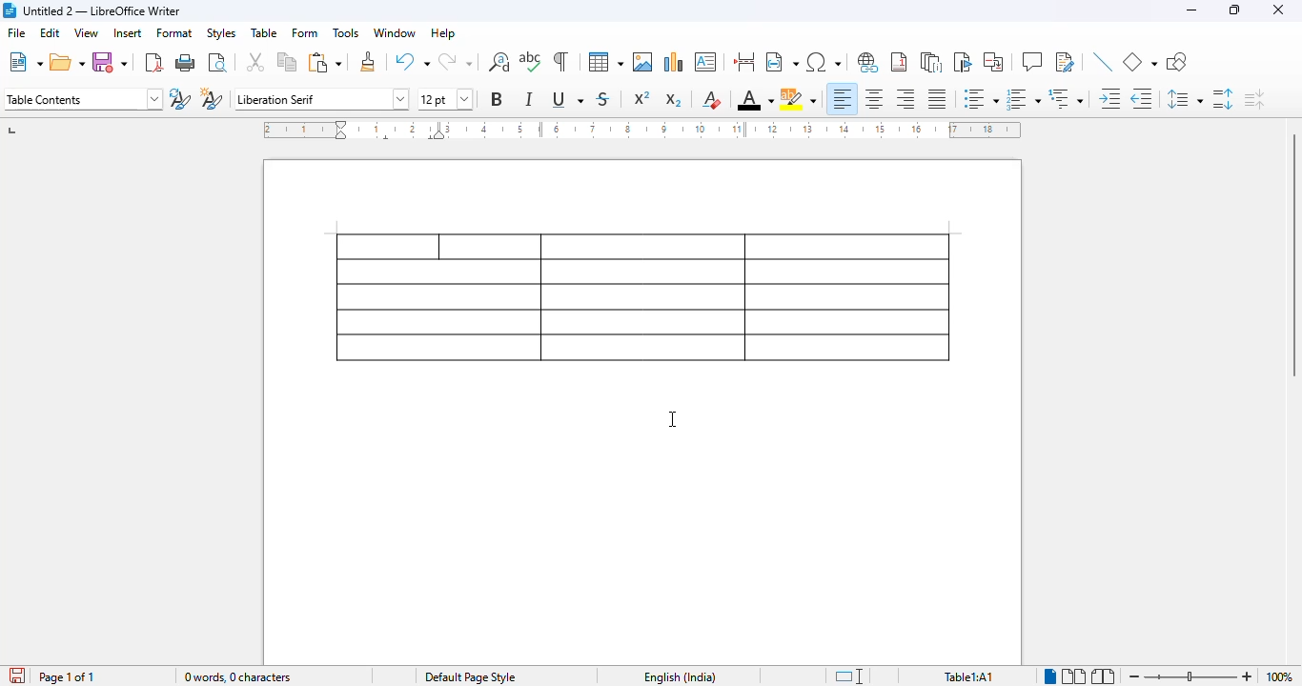  I want to click on table, so click(642, 299).